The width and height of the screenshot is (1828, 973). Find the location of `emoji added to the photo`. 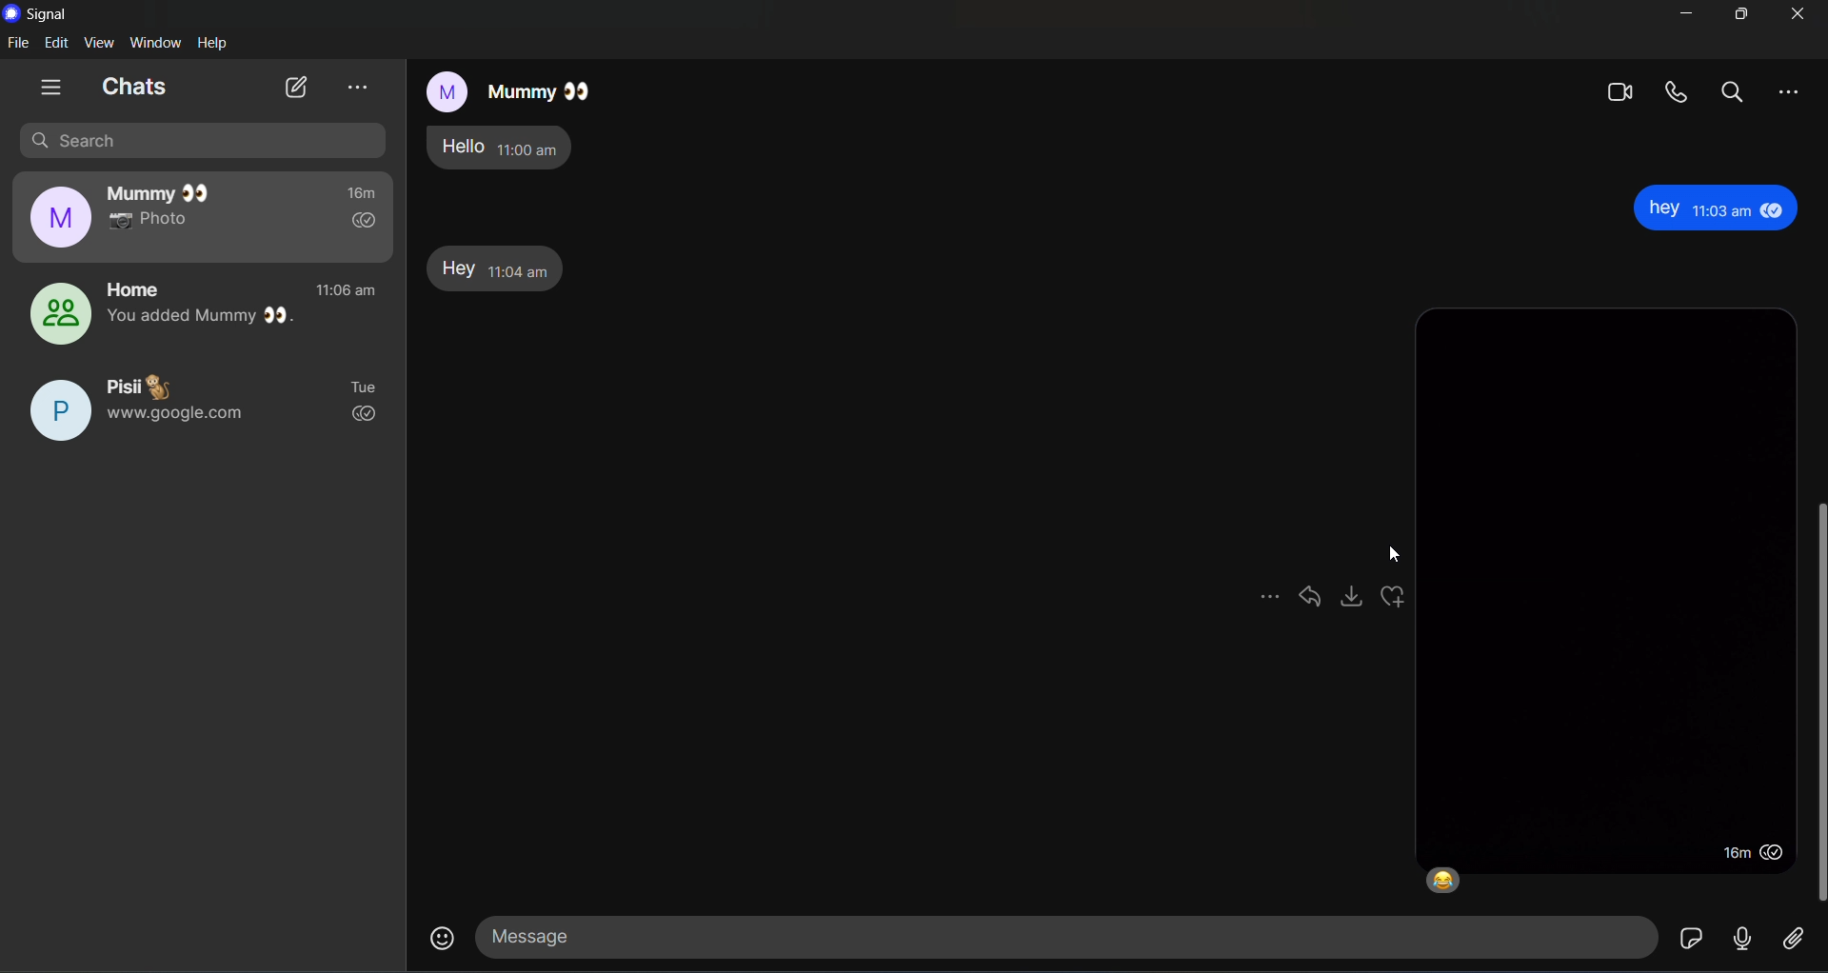

emoji added to the photo is located at coordinates (1448, 880).